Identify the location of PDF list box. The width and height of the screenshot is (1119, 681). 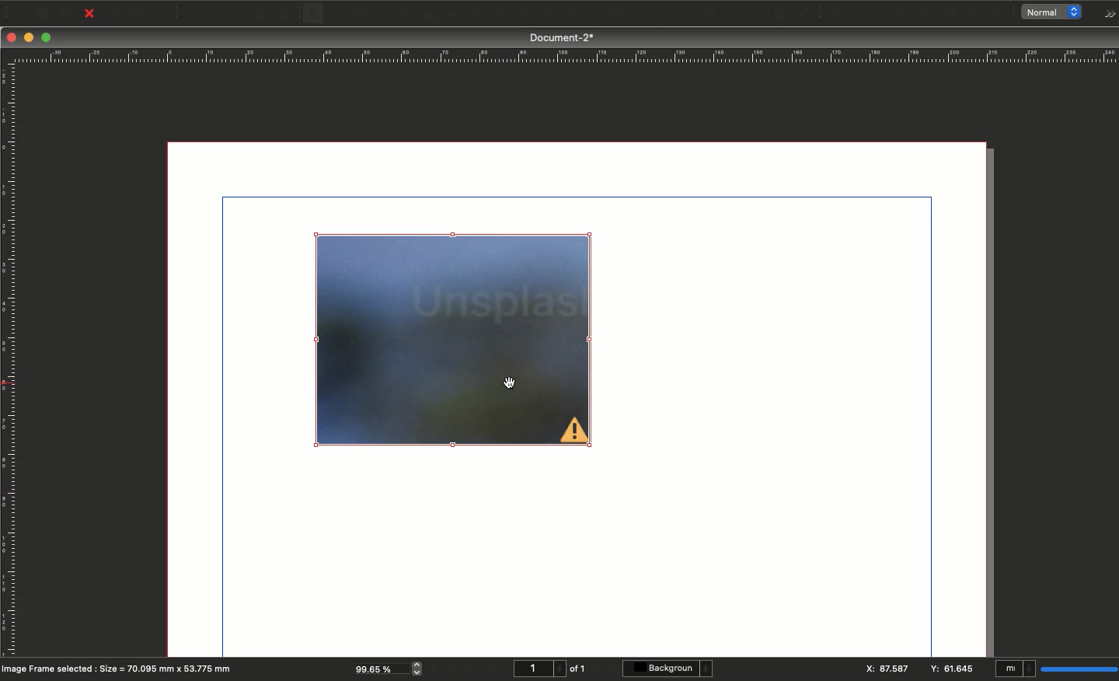
(950, 14).